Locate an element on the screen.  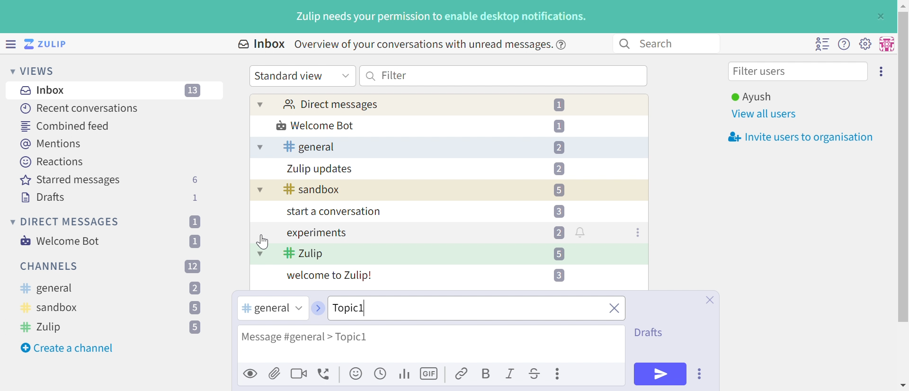
Search is located at coordinates (371, 76).